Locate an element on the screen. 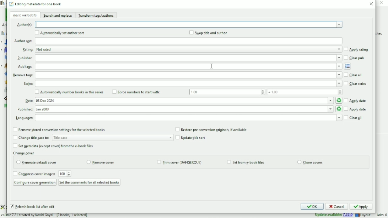  Author(s) is located at coordinates (24, 25).